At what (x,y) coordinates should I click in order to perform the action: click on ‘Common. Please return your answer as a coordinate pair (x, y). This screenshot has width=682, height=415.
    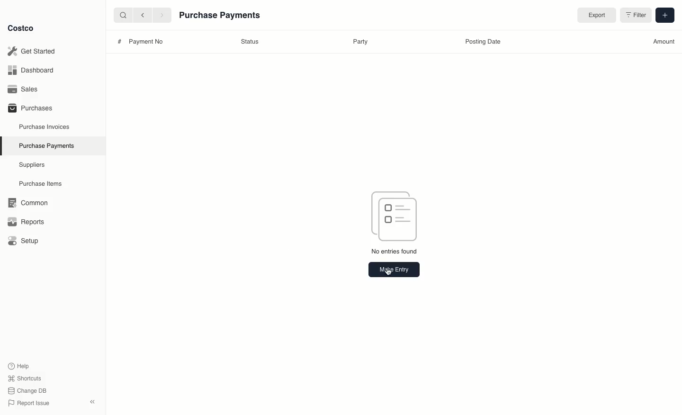
    Looking at the image, I should click on (30, 201).